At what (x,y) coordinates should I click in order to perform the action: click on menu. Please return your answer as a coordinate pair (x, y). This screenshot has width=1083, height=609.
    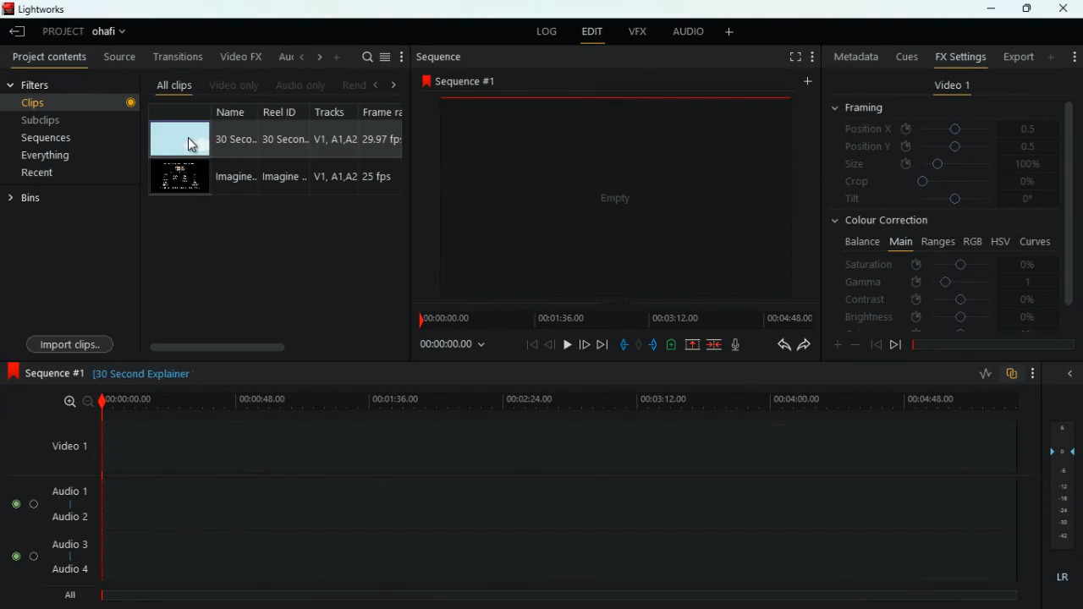
    Looking at the image, I should click on (387, 56).